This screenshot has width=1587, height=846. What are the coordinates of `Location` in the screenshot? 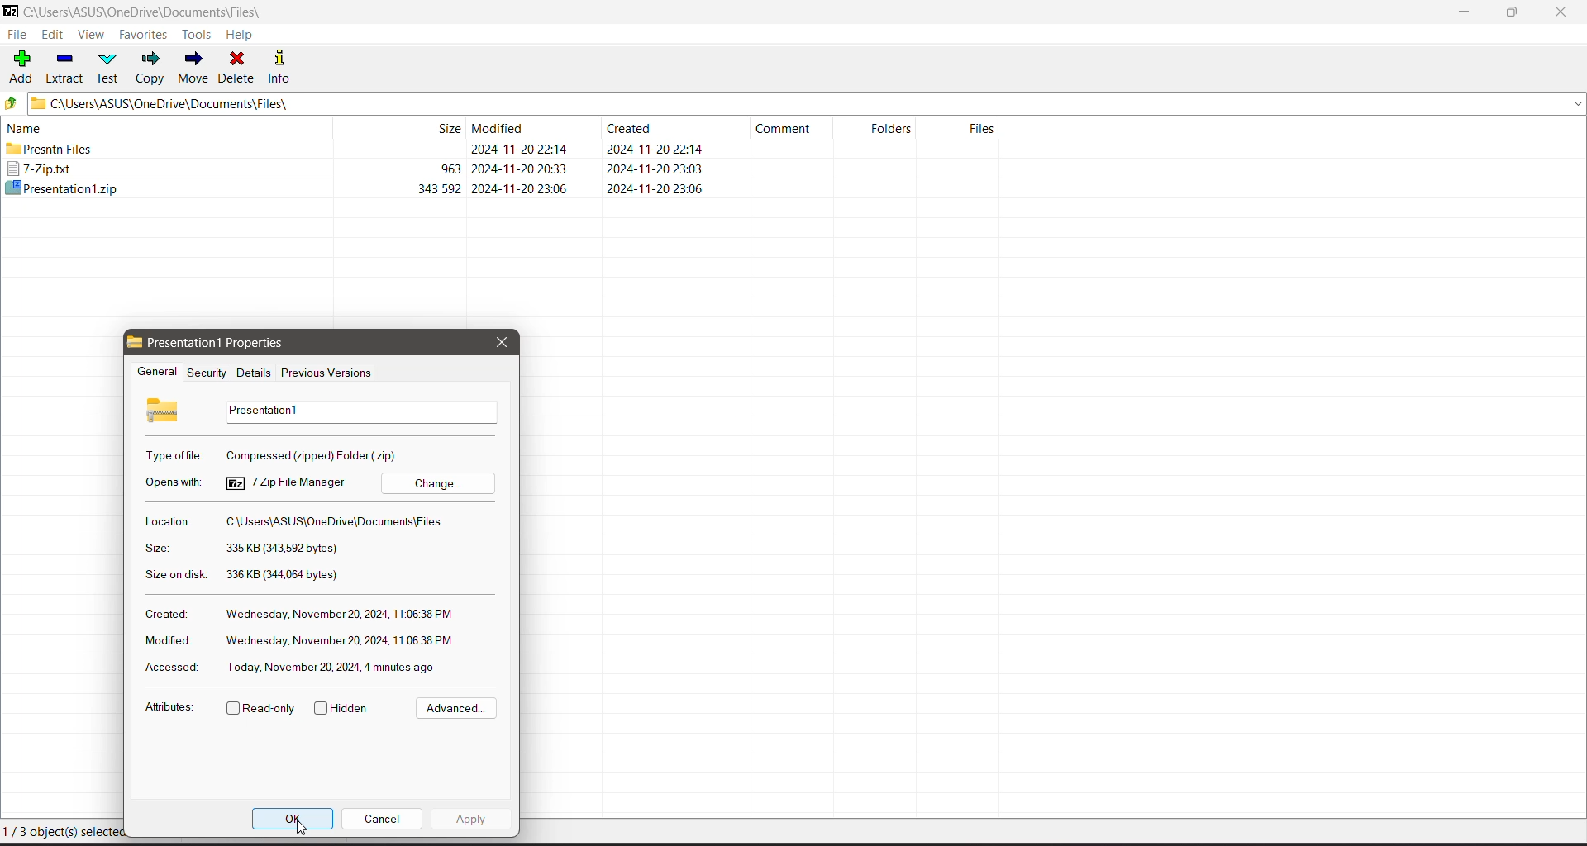 It's located at (166, 521).